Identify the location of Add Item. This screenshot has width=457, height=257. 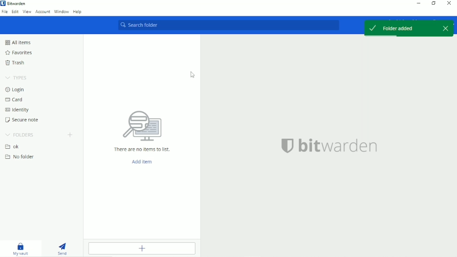
(144, 162).